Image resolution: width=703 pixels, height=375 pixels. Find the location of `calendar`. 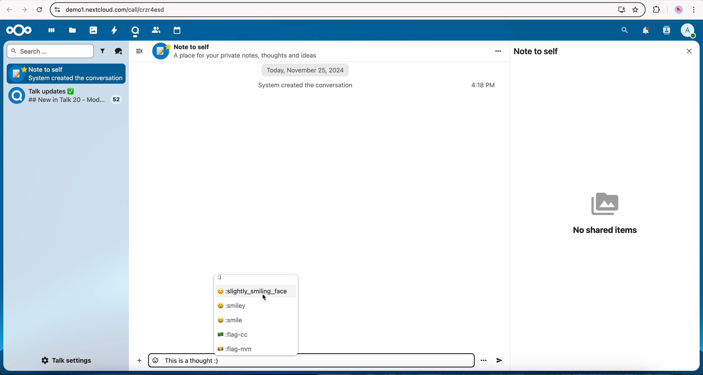

calendar is located at coordinates (178, 30).